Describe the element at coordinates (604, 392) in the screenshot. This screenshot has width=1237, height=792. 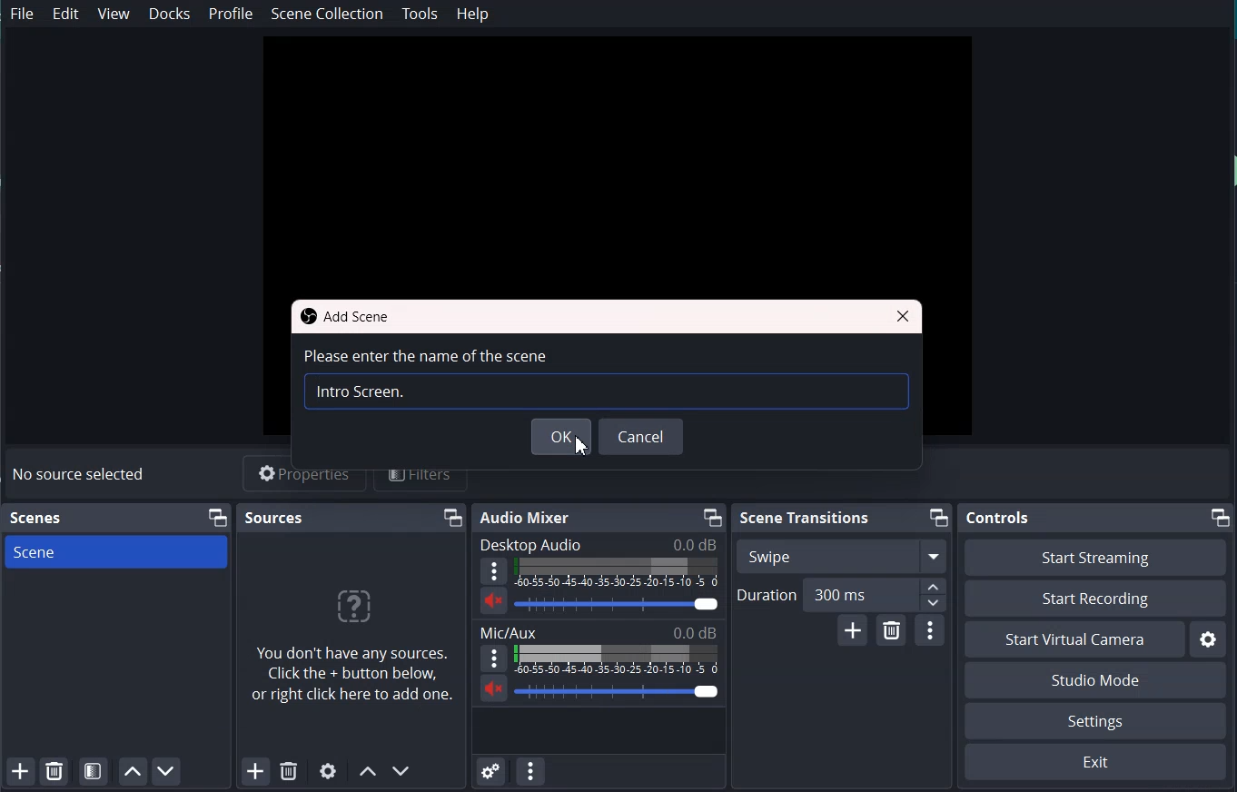
I see `Typing window` at that location.